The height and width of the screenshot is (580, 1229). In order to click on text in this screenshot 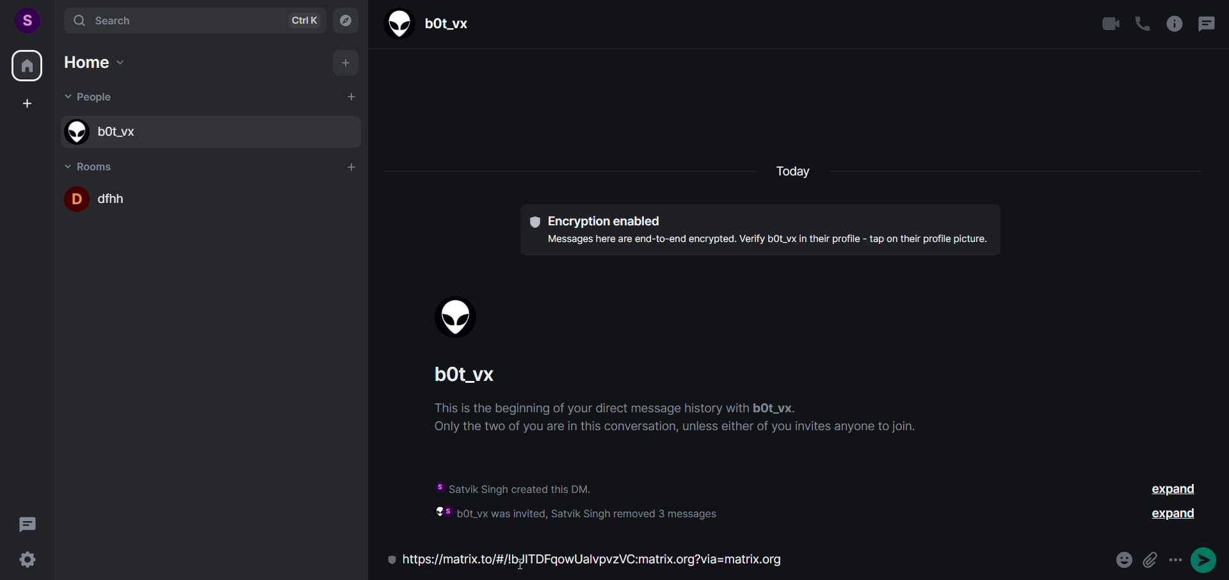, I will do `click(764, 230)`.